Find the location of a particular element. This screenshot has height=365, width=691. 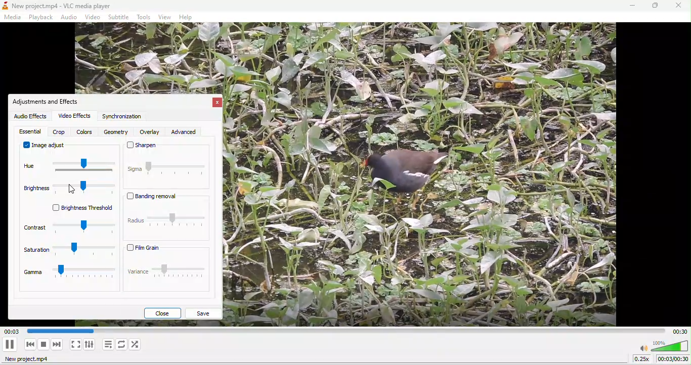

new project mp4 is located at coordinates (30, 360).